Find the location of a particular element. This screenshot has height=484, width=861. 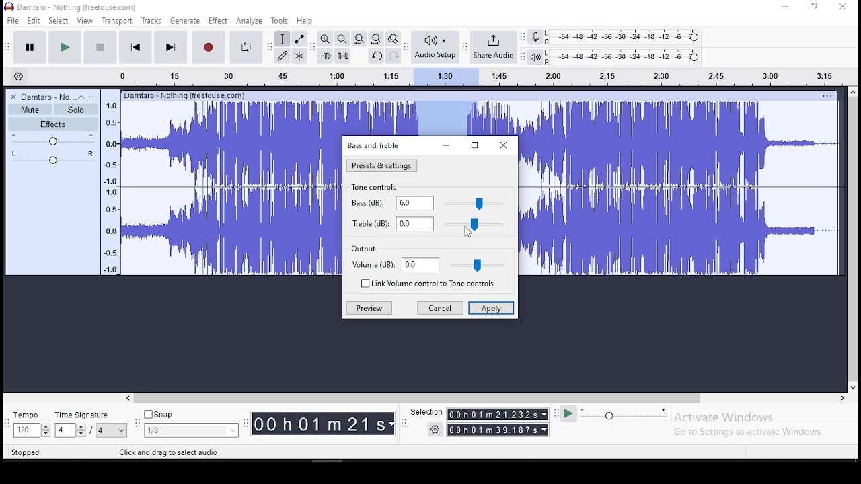

multi tool is located at coordinates (299, 55).